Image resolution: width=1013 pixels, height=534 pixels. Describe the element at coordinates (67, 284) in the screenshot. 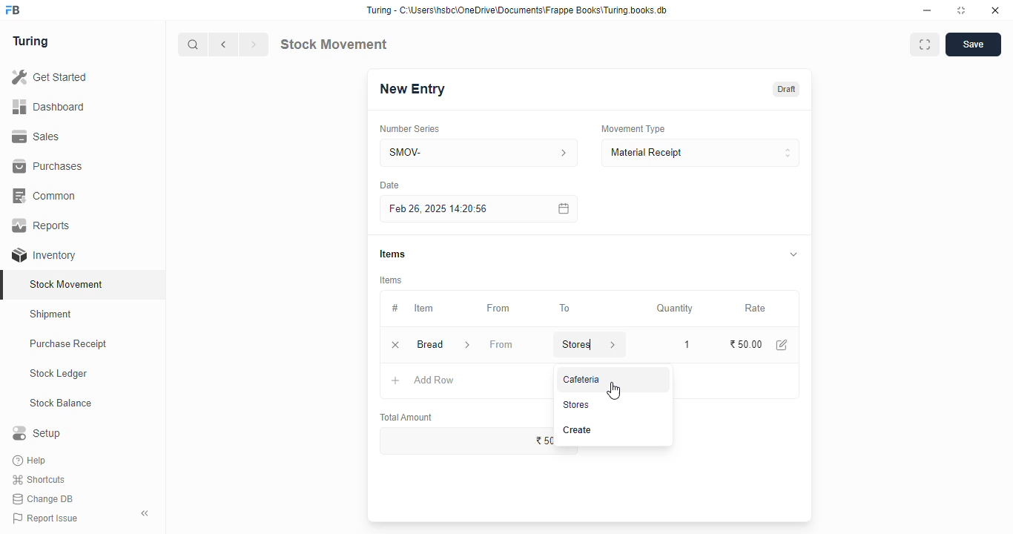

I see `stock movement` at that location.